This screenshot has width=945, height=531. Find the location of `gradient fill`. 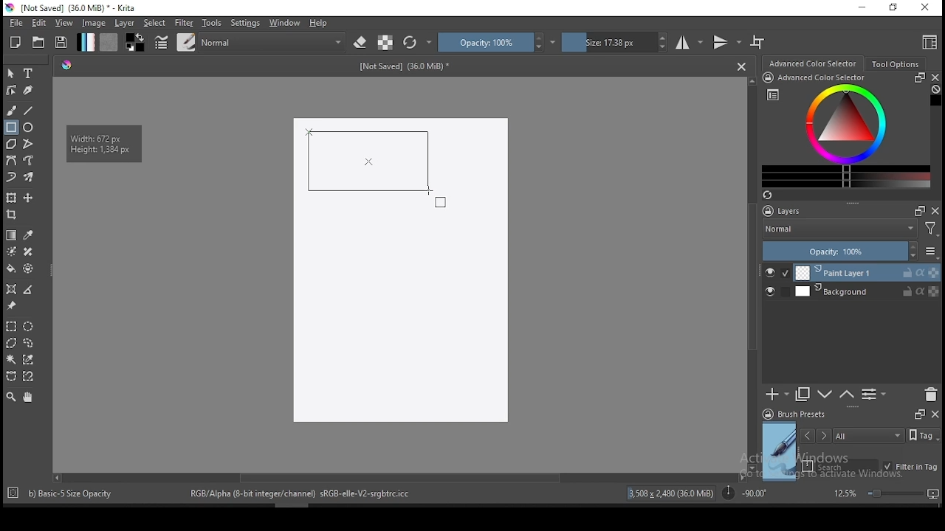

gradient fill is located at coordinates (86, 42).